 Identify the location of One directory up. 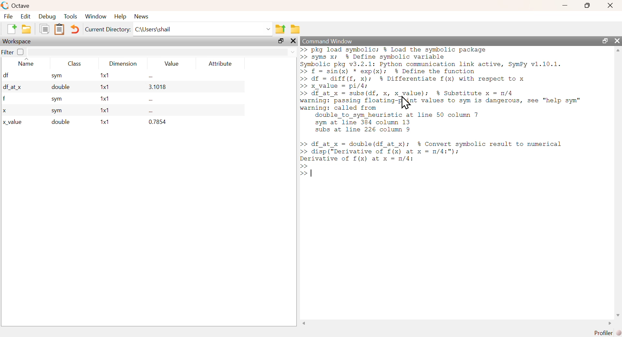
(281, 27).